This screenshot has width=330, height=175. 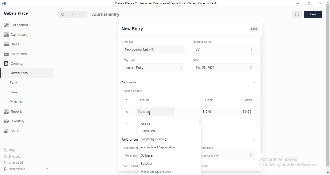 What do you see at coordinates (20, 73) in the screenshot?
I see `‘Journal Entry` at bounding box center [20, 73].